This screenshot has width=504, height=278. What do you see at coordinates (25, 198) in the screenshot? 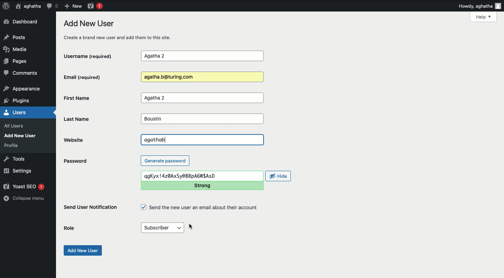
I see `Collapse menu` at bounding box center [25, 198].